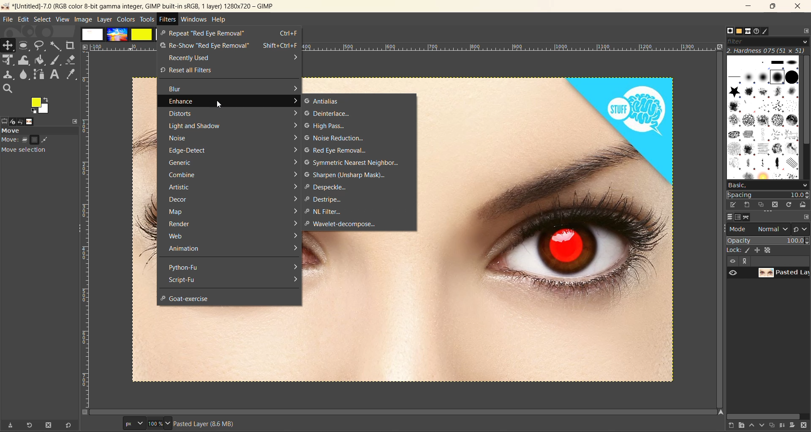 The width and height of the screenshot is (811, 432). What do you see at coordinates (748, 250) in the screenshot?
I see `ink` at bounding box center [748, 250].